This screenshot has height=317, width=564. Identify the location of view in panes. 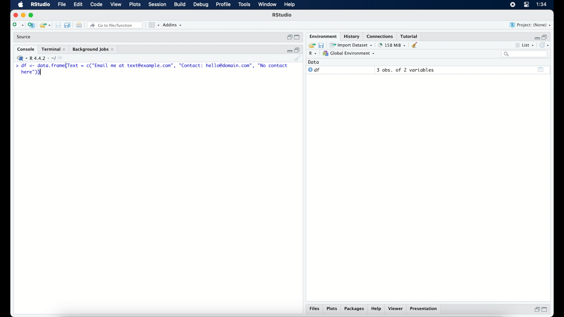
(153, 25).